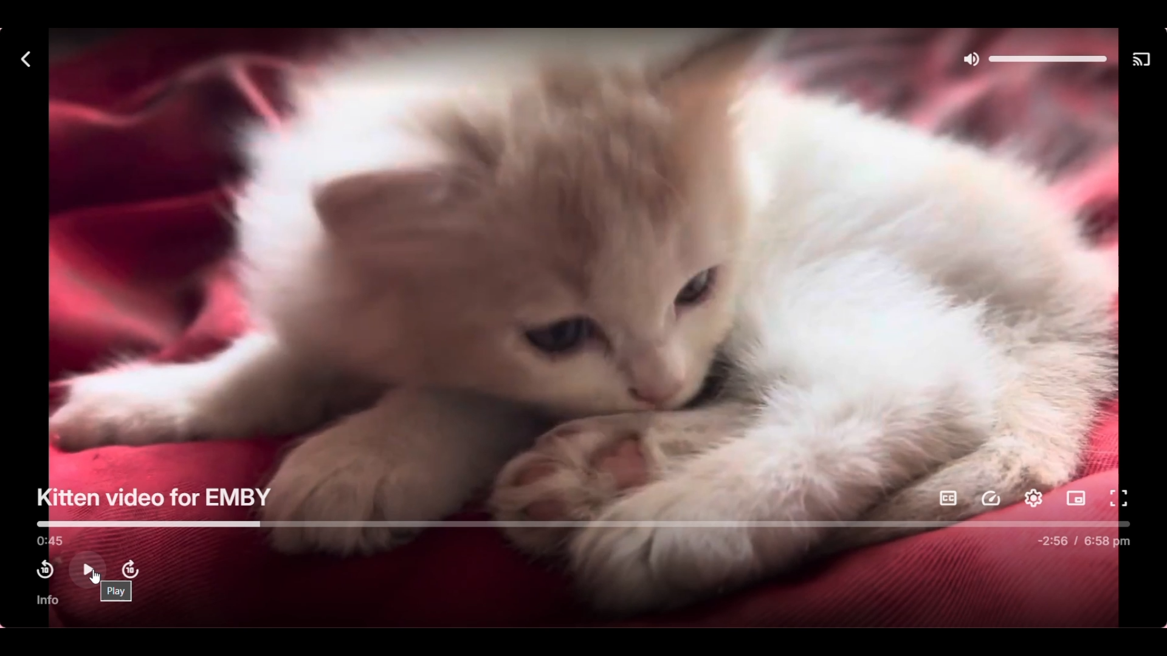  What do you see at coordinates (949, 499) in the screenshot?
I see `Subtitles` at bounding box center [949, 499].